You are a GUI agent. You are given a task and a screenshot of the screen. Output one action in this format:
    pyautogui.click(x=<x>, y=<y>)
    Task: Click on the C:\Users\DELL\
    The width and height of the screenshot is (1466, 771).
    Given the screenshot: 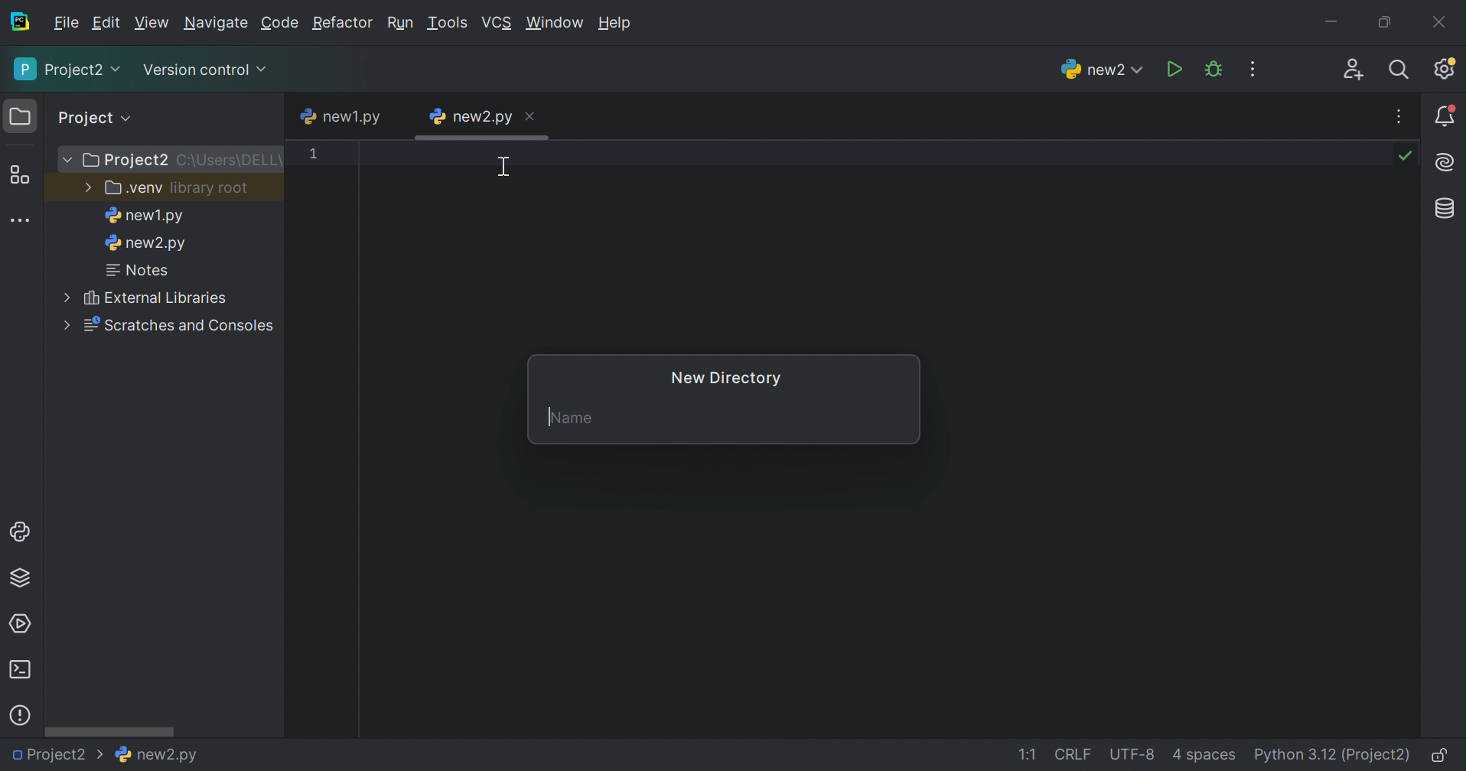 What is the action you would take?
    pyautogui.click(x=231, y=161)
    